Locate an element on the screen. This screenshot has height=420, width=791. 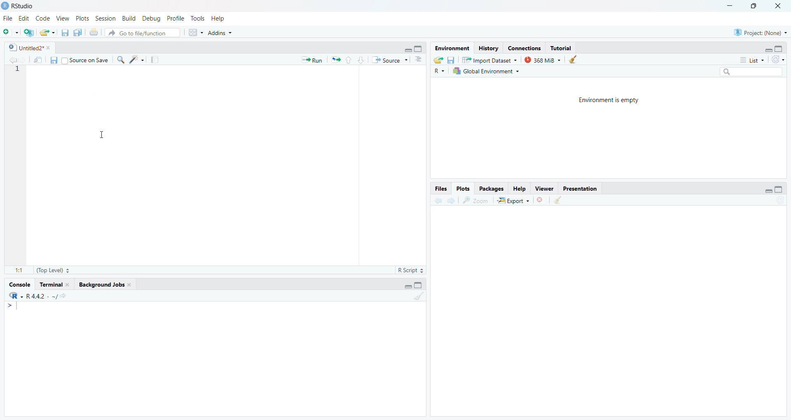
minimise is located at coordinates (405, 285).